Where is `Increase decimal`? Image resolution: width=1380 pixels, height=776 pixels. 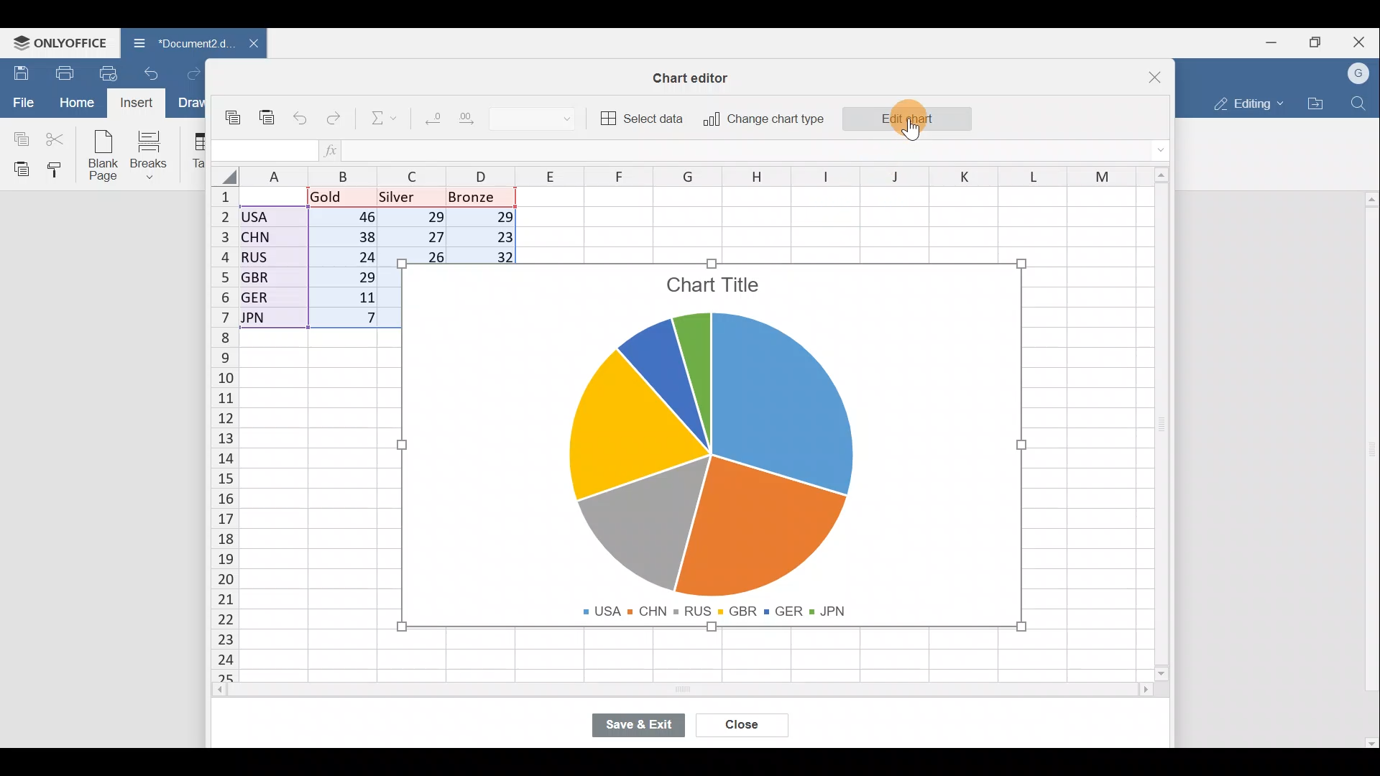
Increase decimal is located at coordinates (470, 116).